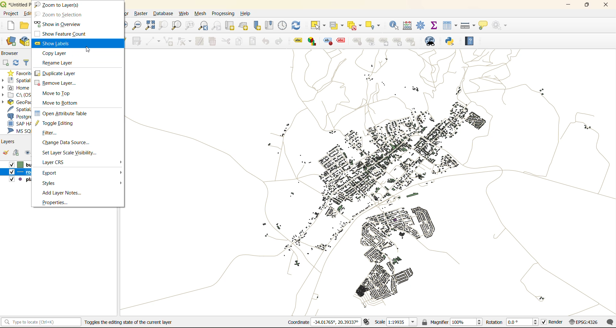 The height and width of the screenshot is (328, 616). I want to click on magnifier, so click(452, 322).